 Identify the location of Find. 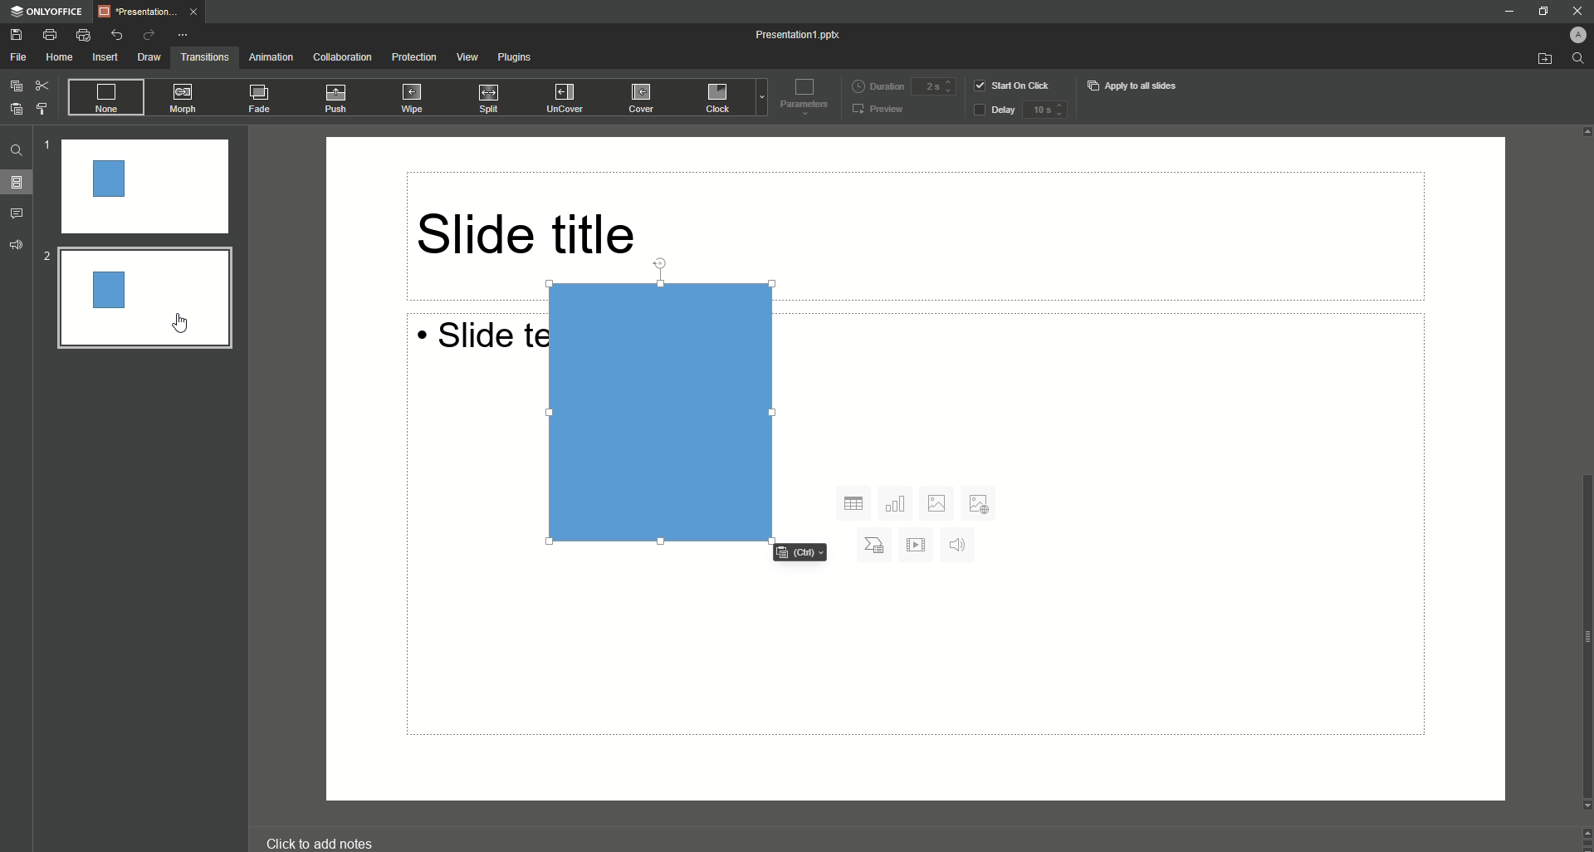
(15, 149).